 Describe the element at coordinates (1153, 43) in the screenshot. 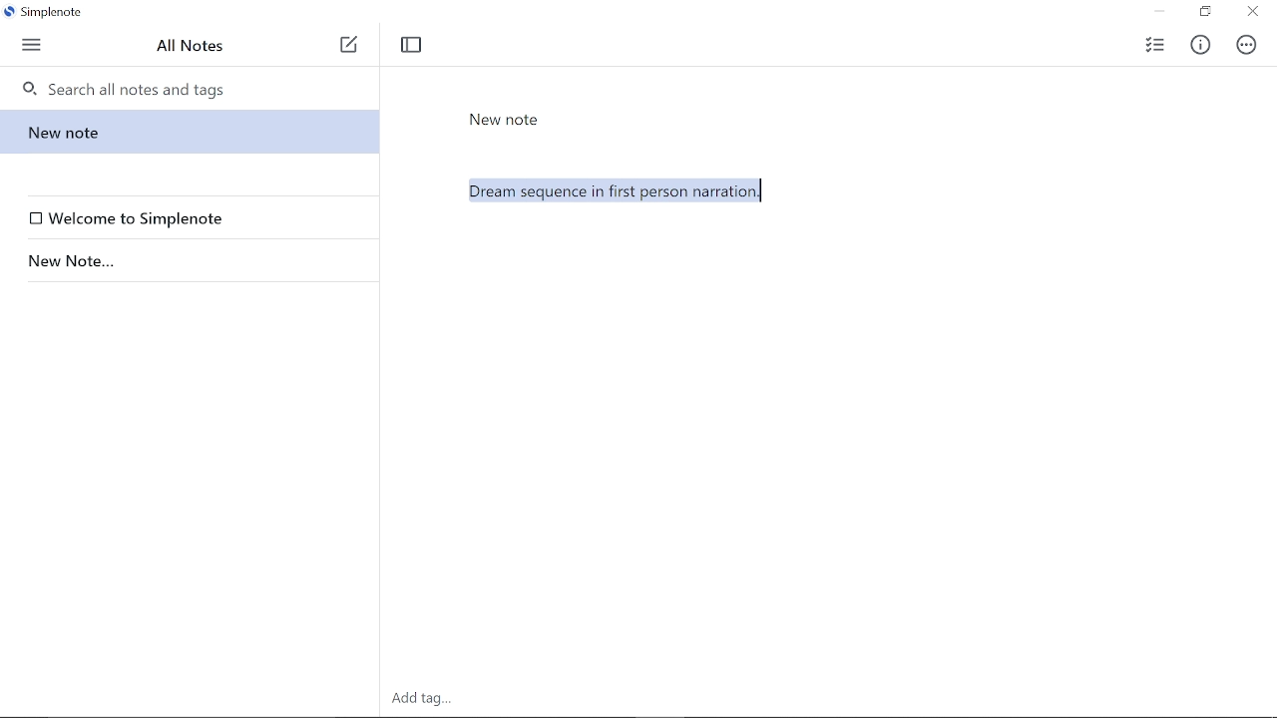

I see `Add checklist` at that location.